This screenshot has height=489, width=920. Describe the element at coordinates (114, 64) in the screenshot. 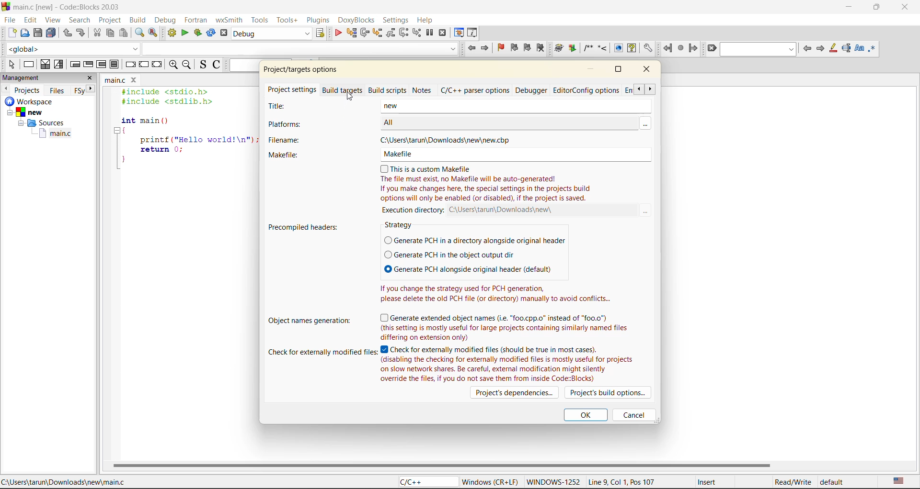

I see `break instruction` at that location.